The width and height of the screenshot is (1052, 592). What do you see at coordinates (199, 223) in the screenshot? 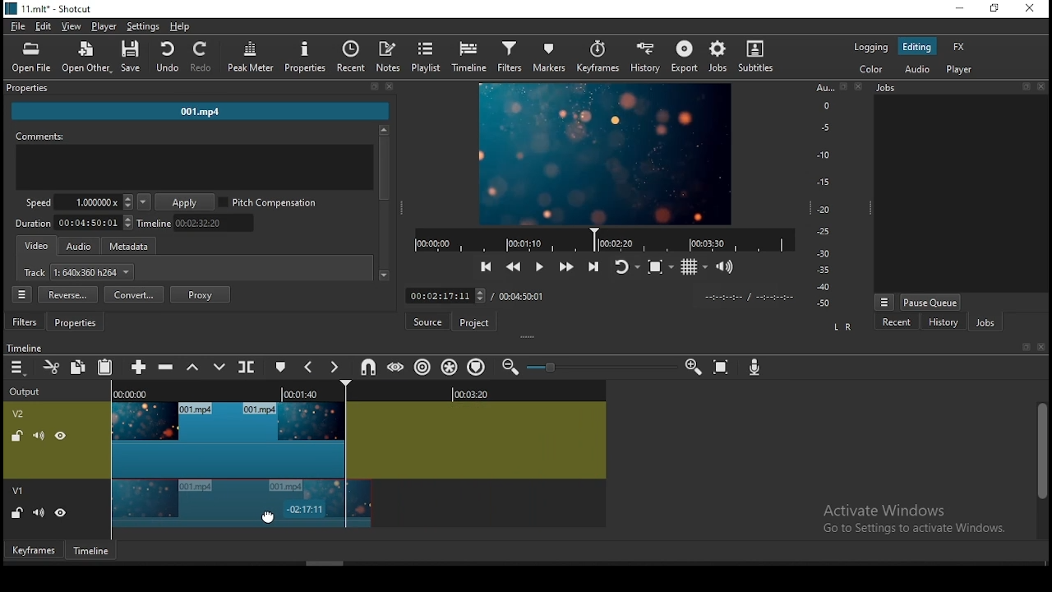
I see `timeline` at bounding box center [199, 223].